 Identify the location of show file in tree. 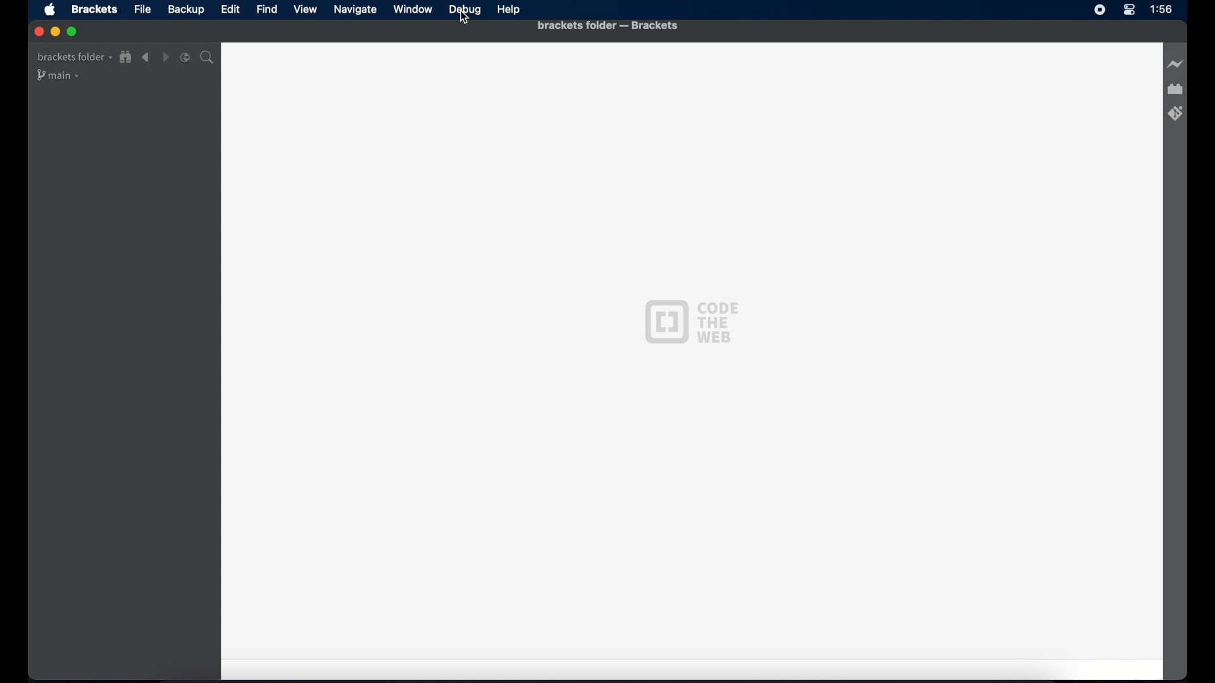
(126, 58).